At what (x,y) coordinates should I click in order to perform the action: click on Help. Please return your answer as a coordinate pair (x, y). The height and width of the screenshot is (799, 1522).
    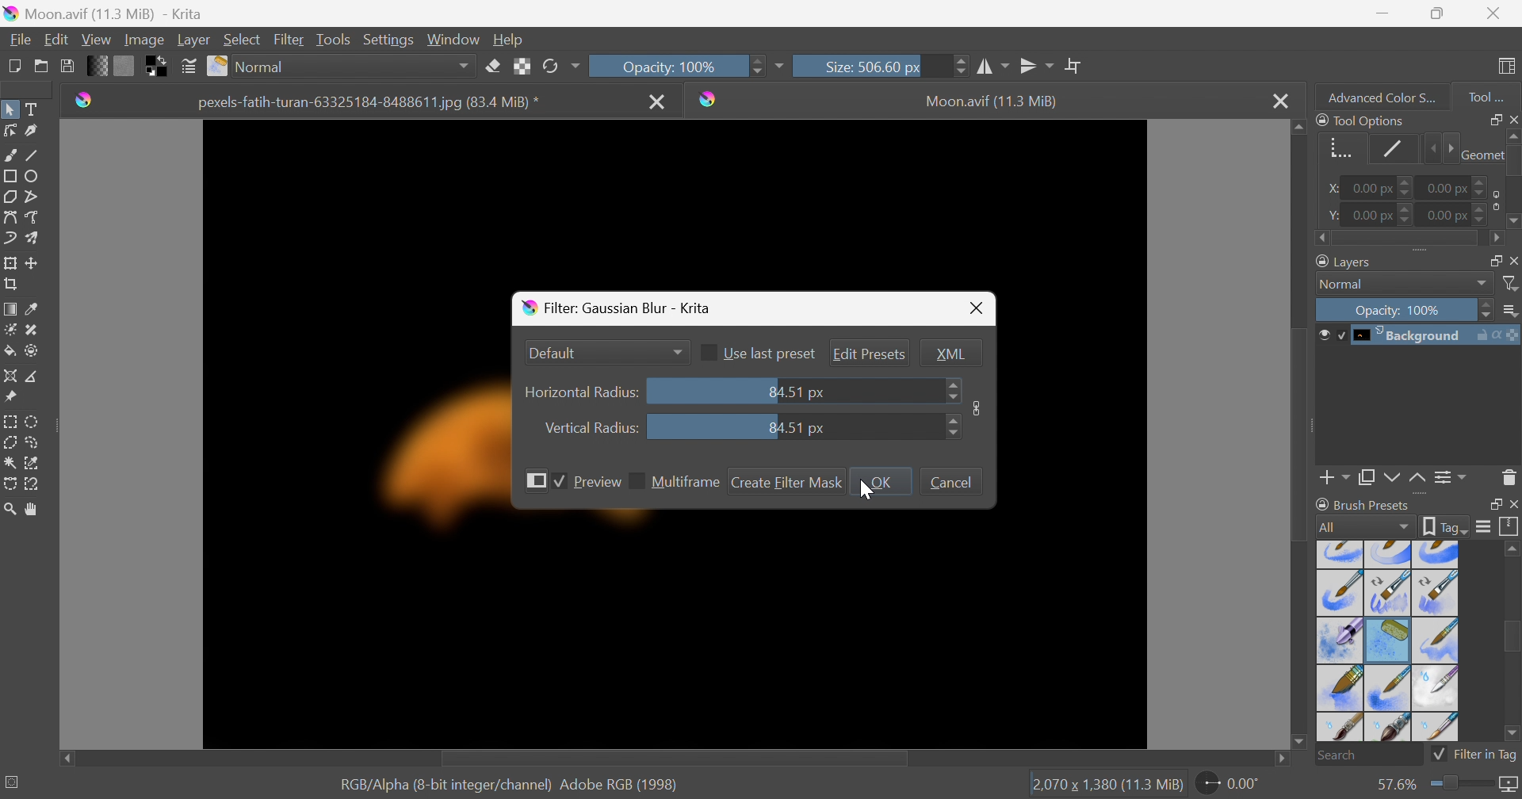
    Looking at the image, I should click on (507, 40).